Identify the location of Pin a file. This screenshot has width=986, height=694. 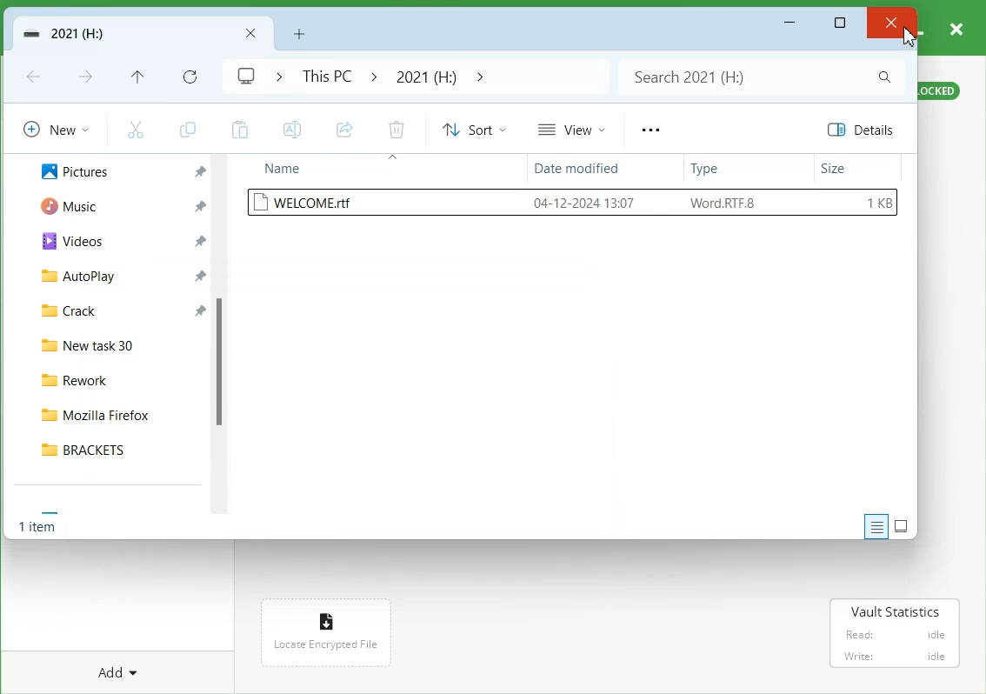
(200, 310).